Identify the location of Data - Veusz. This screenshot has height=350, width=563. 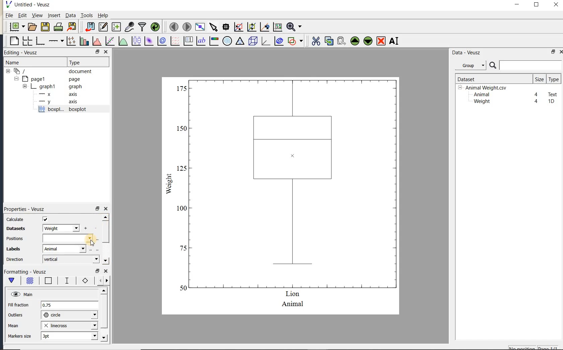
(472, 66).